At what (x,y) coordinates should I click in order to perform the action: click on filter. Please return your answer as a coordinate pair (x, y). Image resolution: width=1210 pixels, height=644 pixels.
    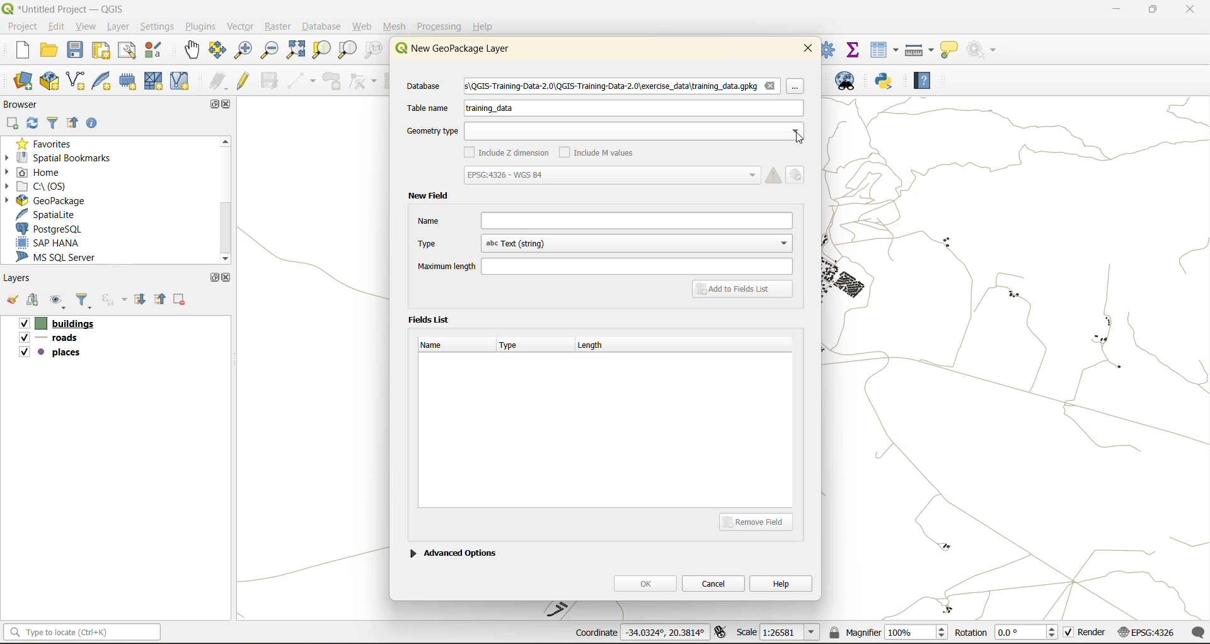
    Looking at the image, I should click on (86, 302).